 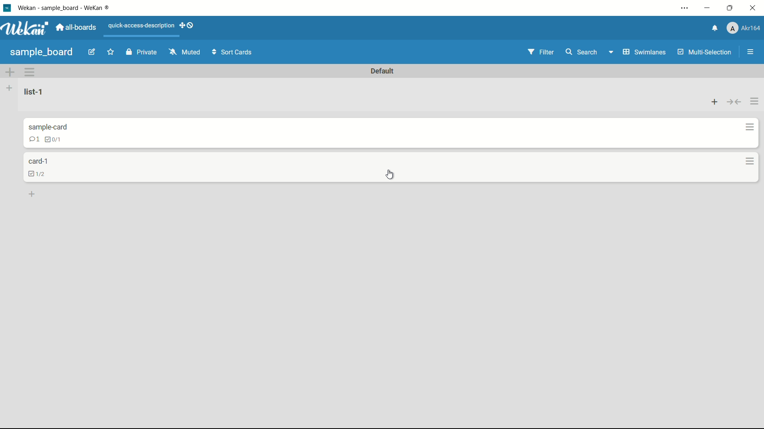 What do you see at coordinates (185, 52) in the screenshot?
I see `muted` at bounding box center [185, 52].